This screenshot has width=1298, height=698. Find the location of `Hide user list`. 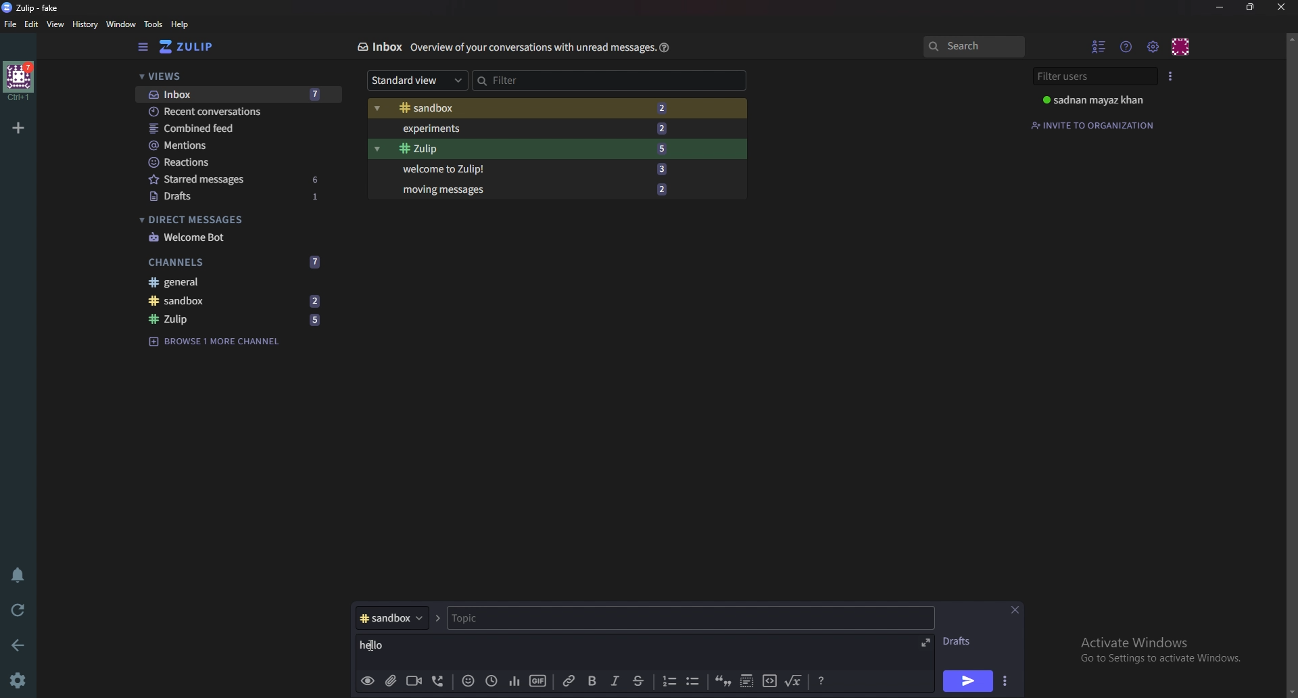

Hide user list is located at coordinates (1099, 47).